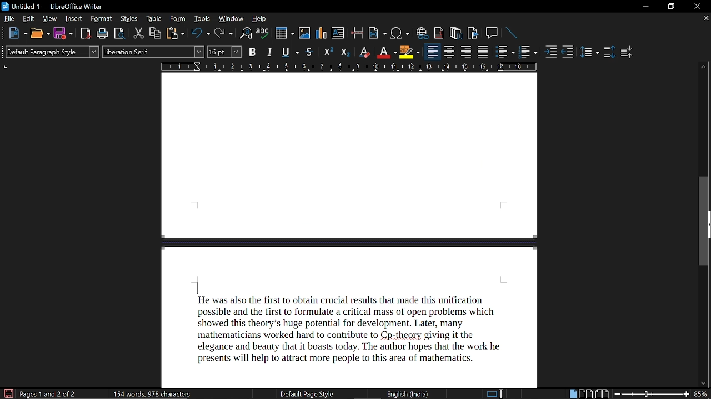 The image size is (711, 399). I want to click on Justified, so click(484, 52).